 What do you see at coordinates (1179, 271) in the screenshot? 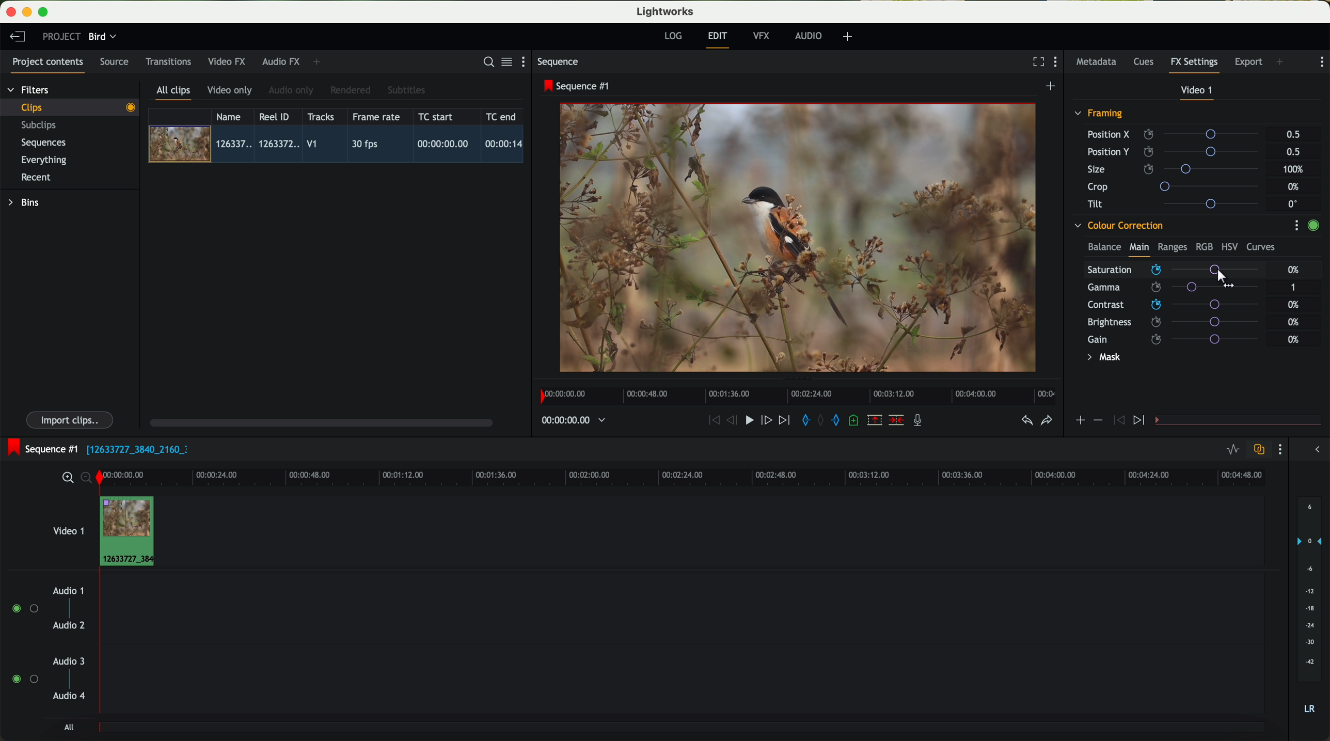
I see `drag to (saturation)` at bounding box center [1179, 271].